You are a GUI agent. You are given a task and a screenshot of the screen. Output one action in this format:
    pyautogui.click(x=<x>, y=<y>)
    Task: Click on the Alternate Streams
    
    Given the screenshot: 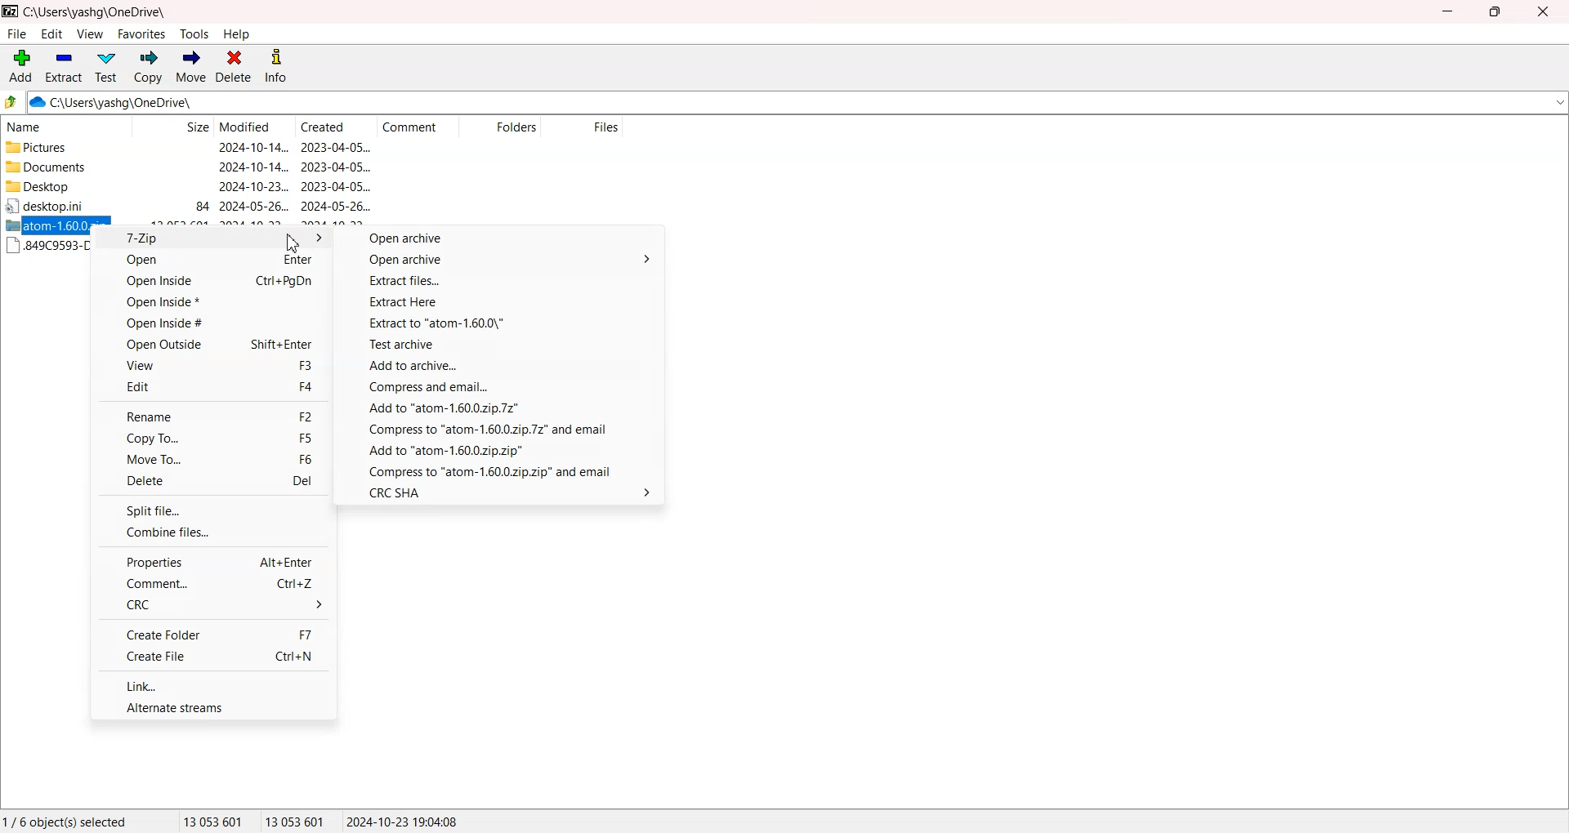 What is the action you would take?
    pyautogui.click(x=214, y=706)
    